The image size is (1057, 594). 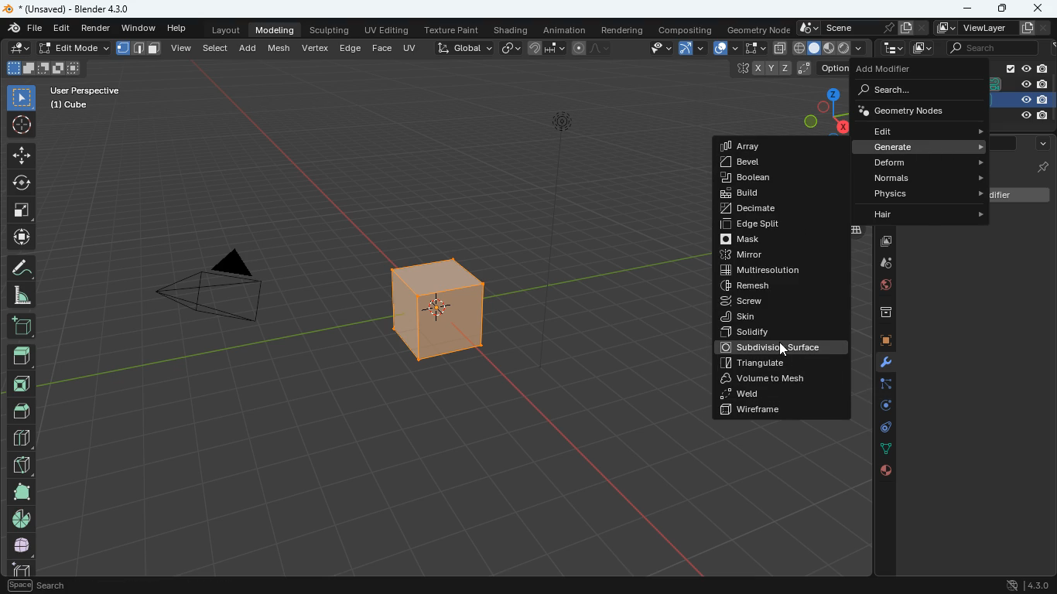 What do you see at coordinates (61, 28) in the screenshot?
I see `edit` at bounding box center [61, 28].